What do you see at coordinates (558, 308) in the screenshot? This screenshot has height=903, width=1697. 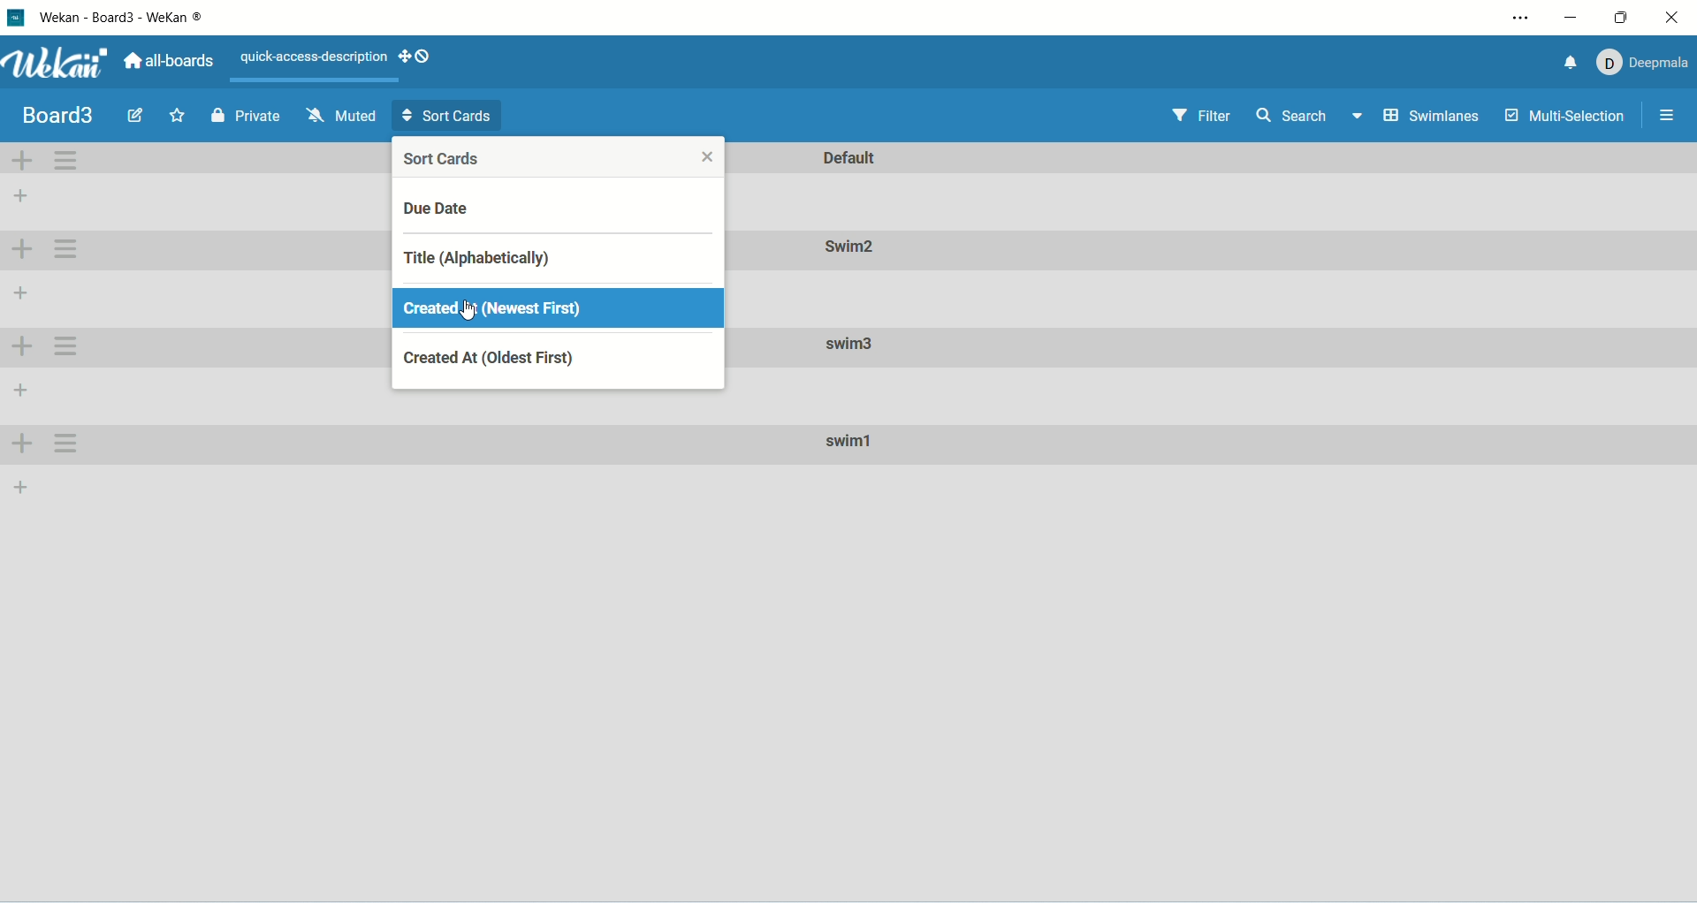 I see `created at (newest first)` at bounding box center [558, 308].